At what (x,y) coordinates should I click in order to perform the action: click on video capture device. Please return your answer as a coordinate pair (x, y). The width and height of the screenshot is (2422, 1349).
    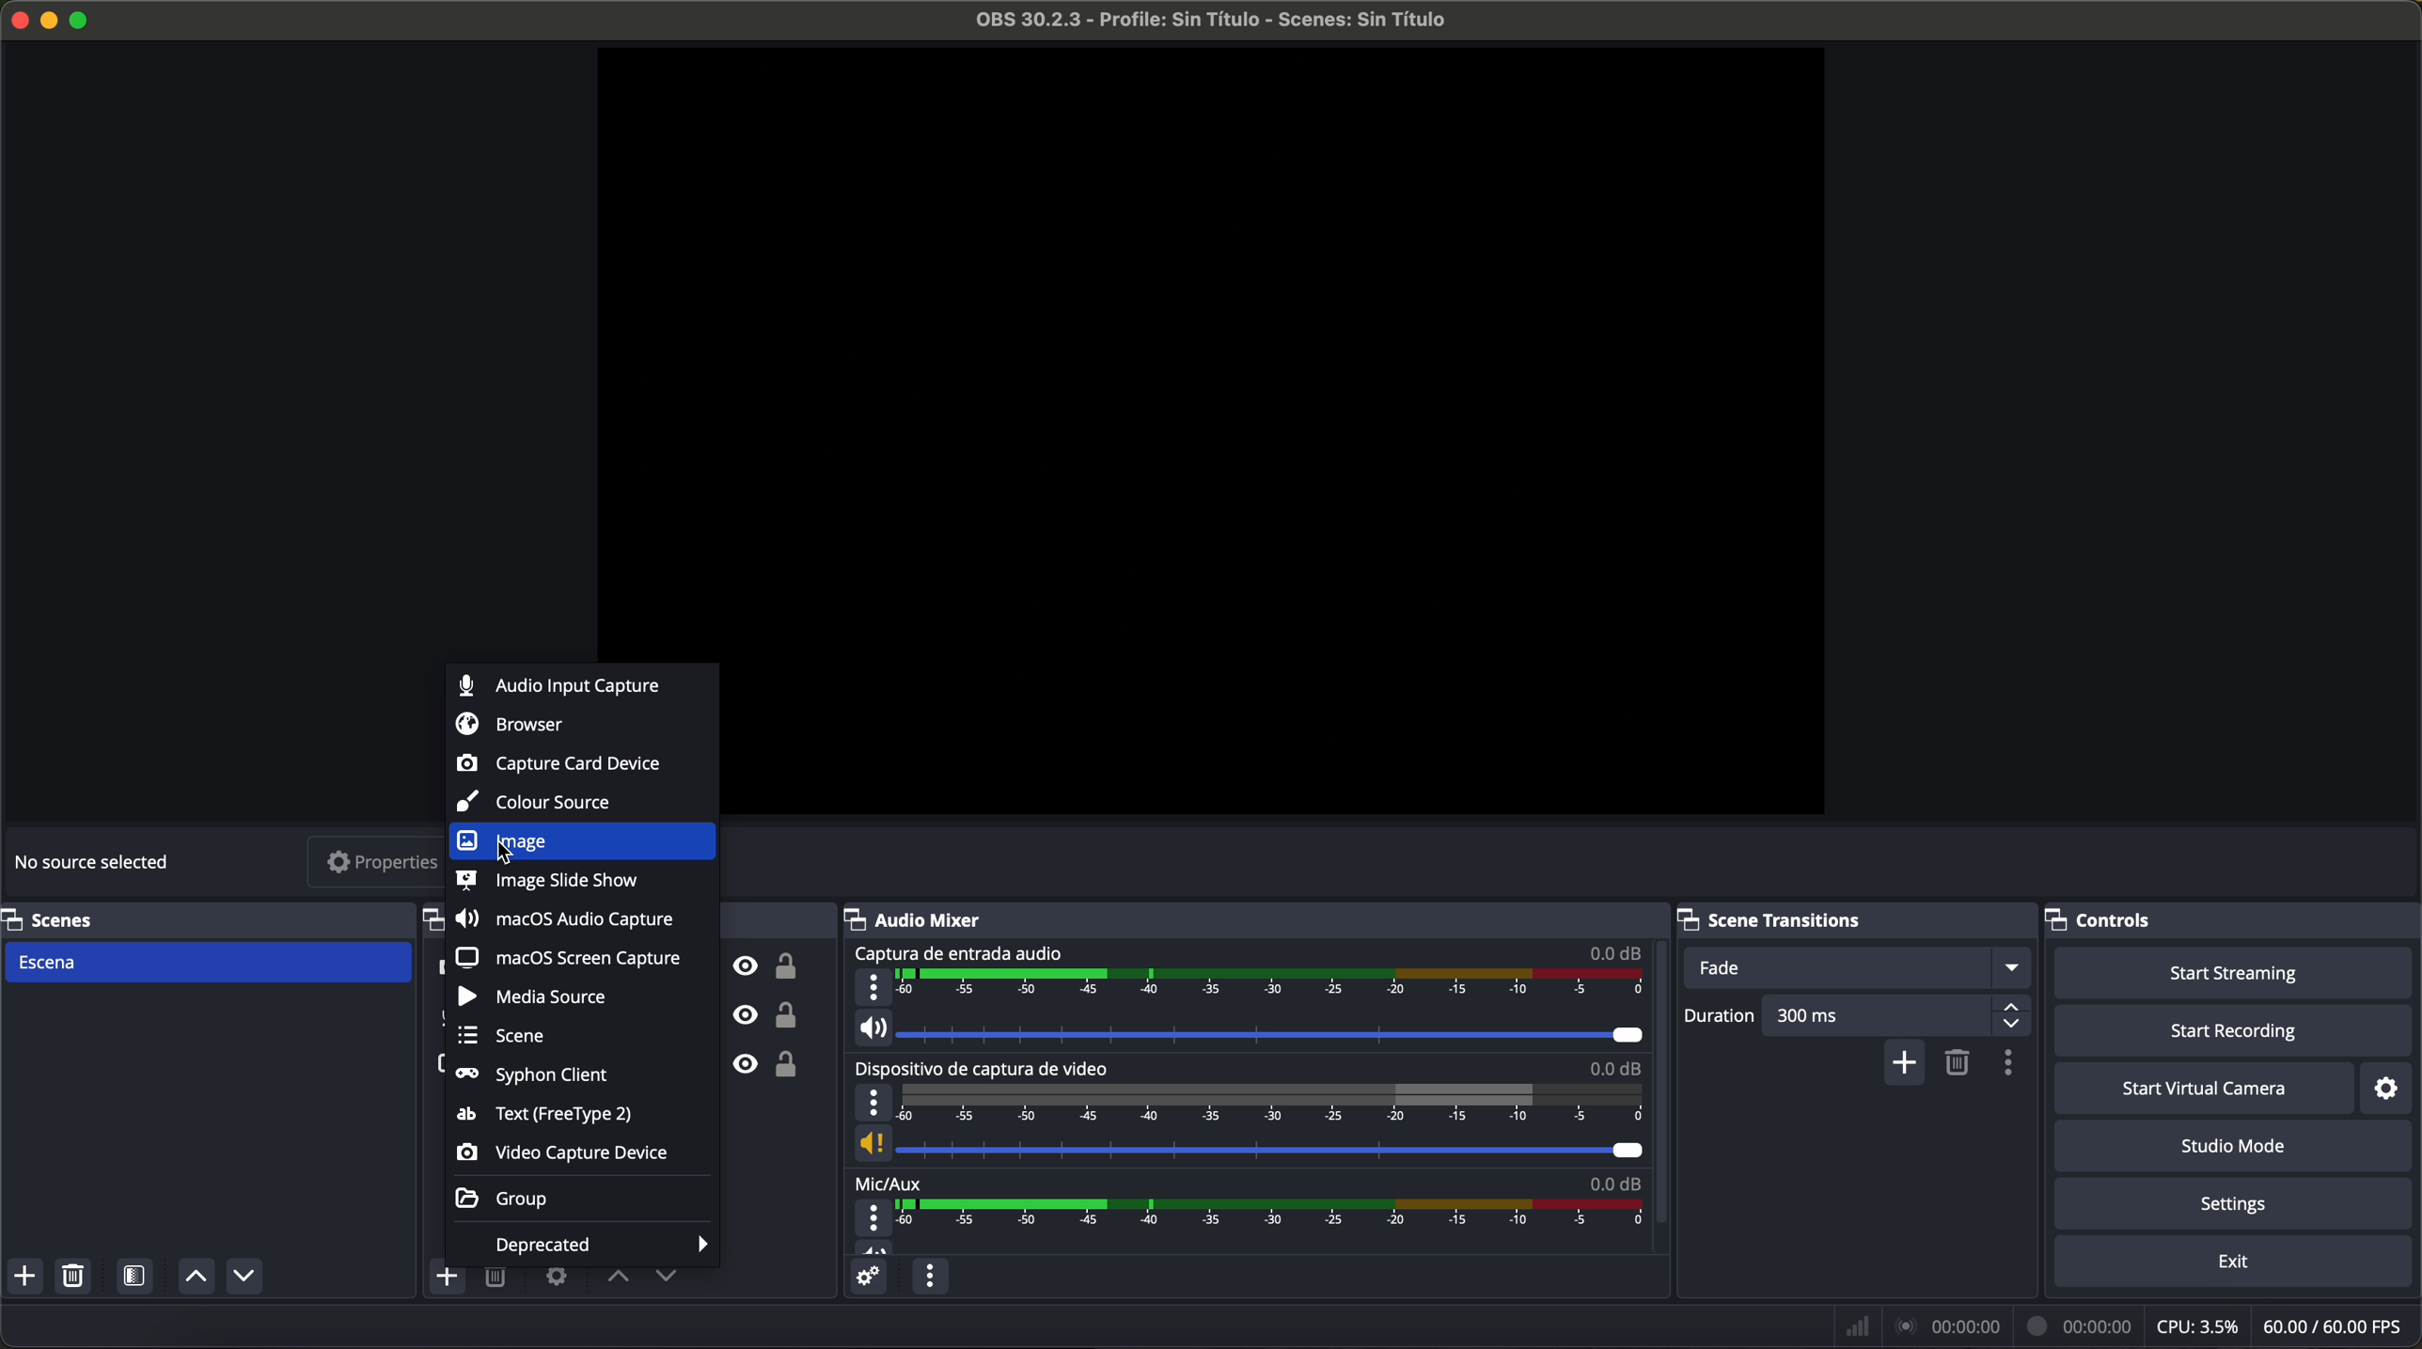
    Looking at the image, I should click on (564, 1155).